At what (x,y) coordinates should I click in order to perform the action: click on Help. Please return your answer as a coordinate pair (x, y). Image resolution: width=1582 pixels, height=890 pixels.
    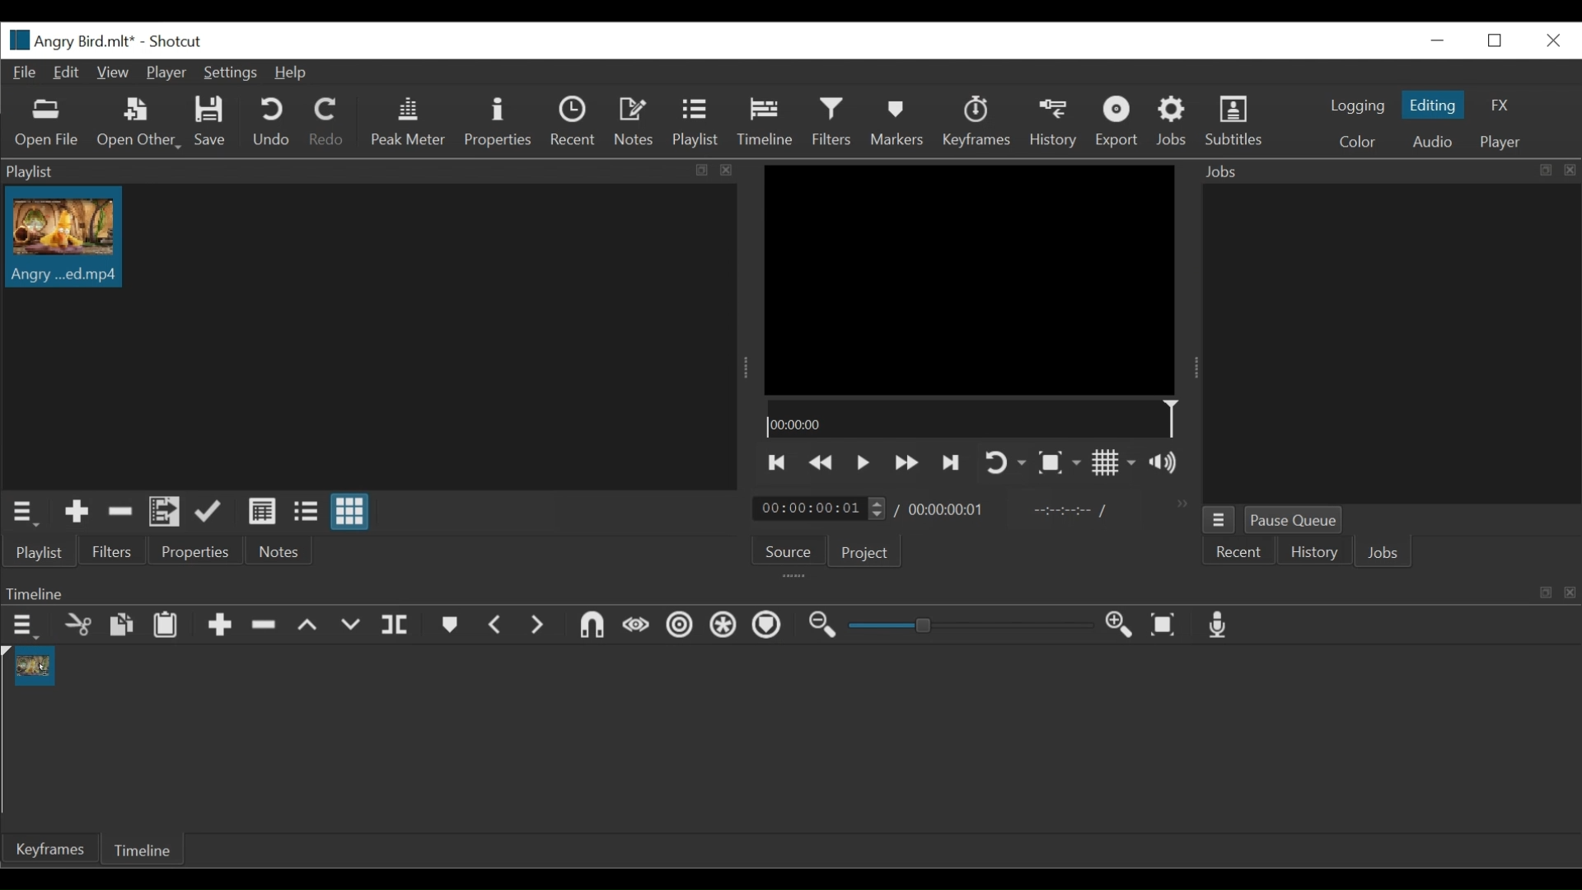
    Looking at the image, I should click on (293, 73).